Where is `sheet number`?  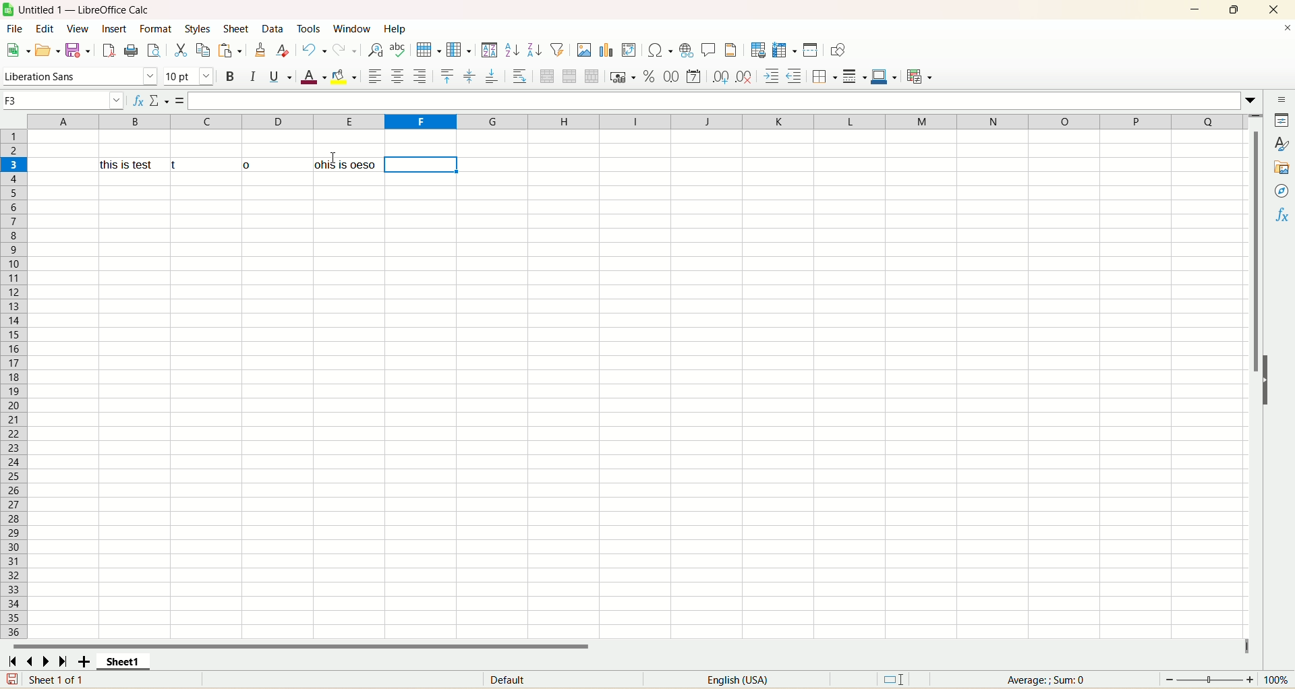
sheet number is located at coordinates (66, 681).